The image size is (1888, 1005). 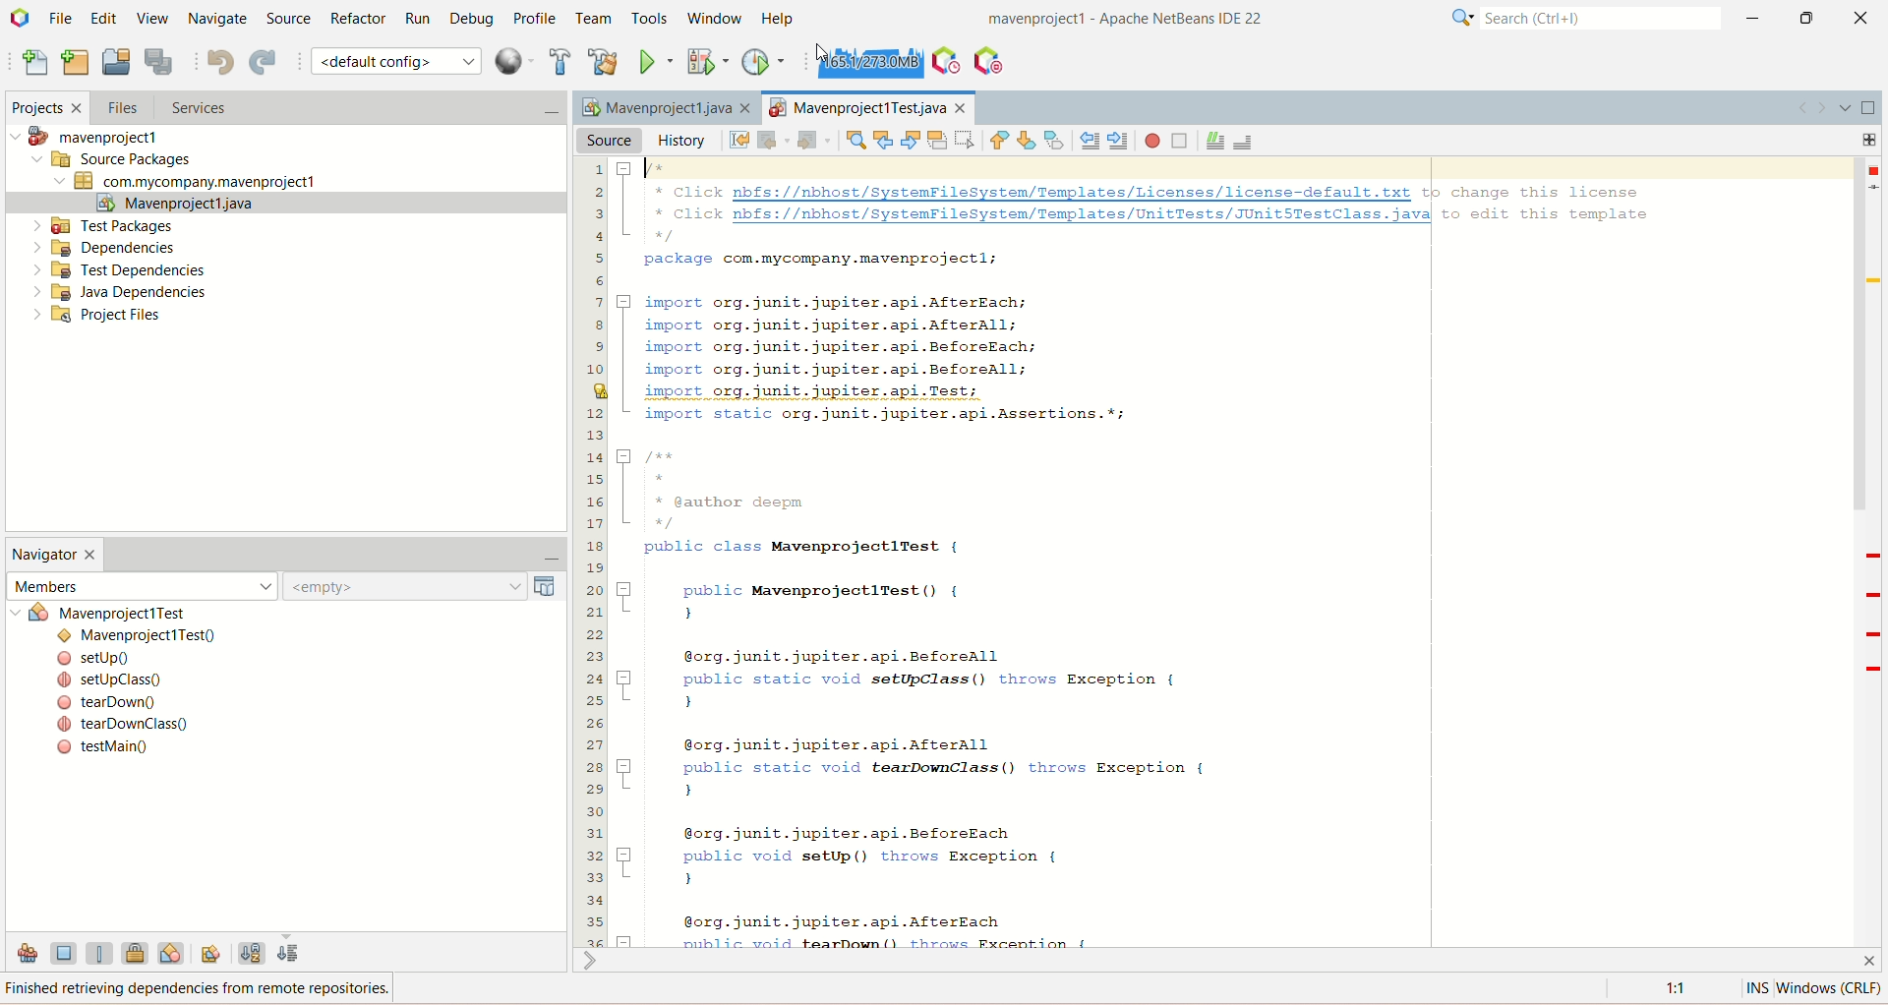 I want to click on new project, so click(x=75, y=60).